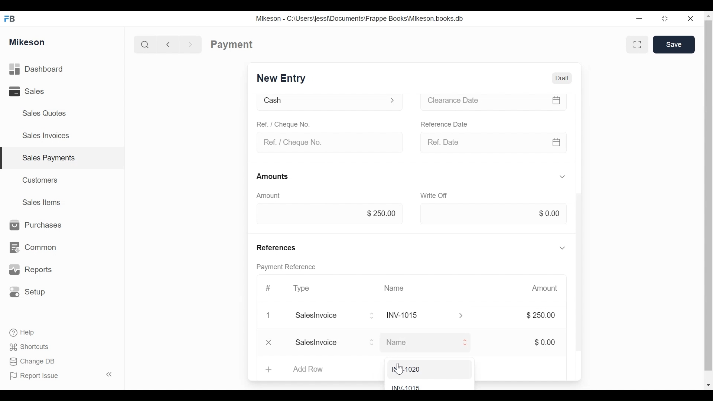 The height and width of the screenshot is (401, 713). Describe the element at coordinates (277, 176) in the screenshot. I see `Amounts` at that location.